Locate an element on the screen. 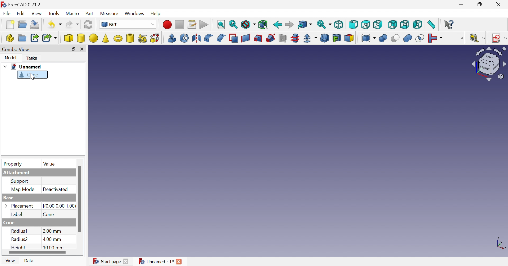 The image size is (508, 266). Value is located at coordinates (52, 164).